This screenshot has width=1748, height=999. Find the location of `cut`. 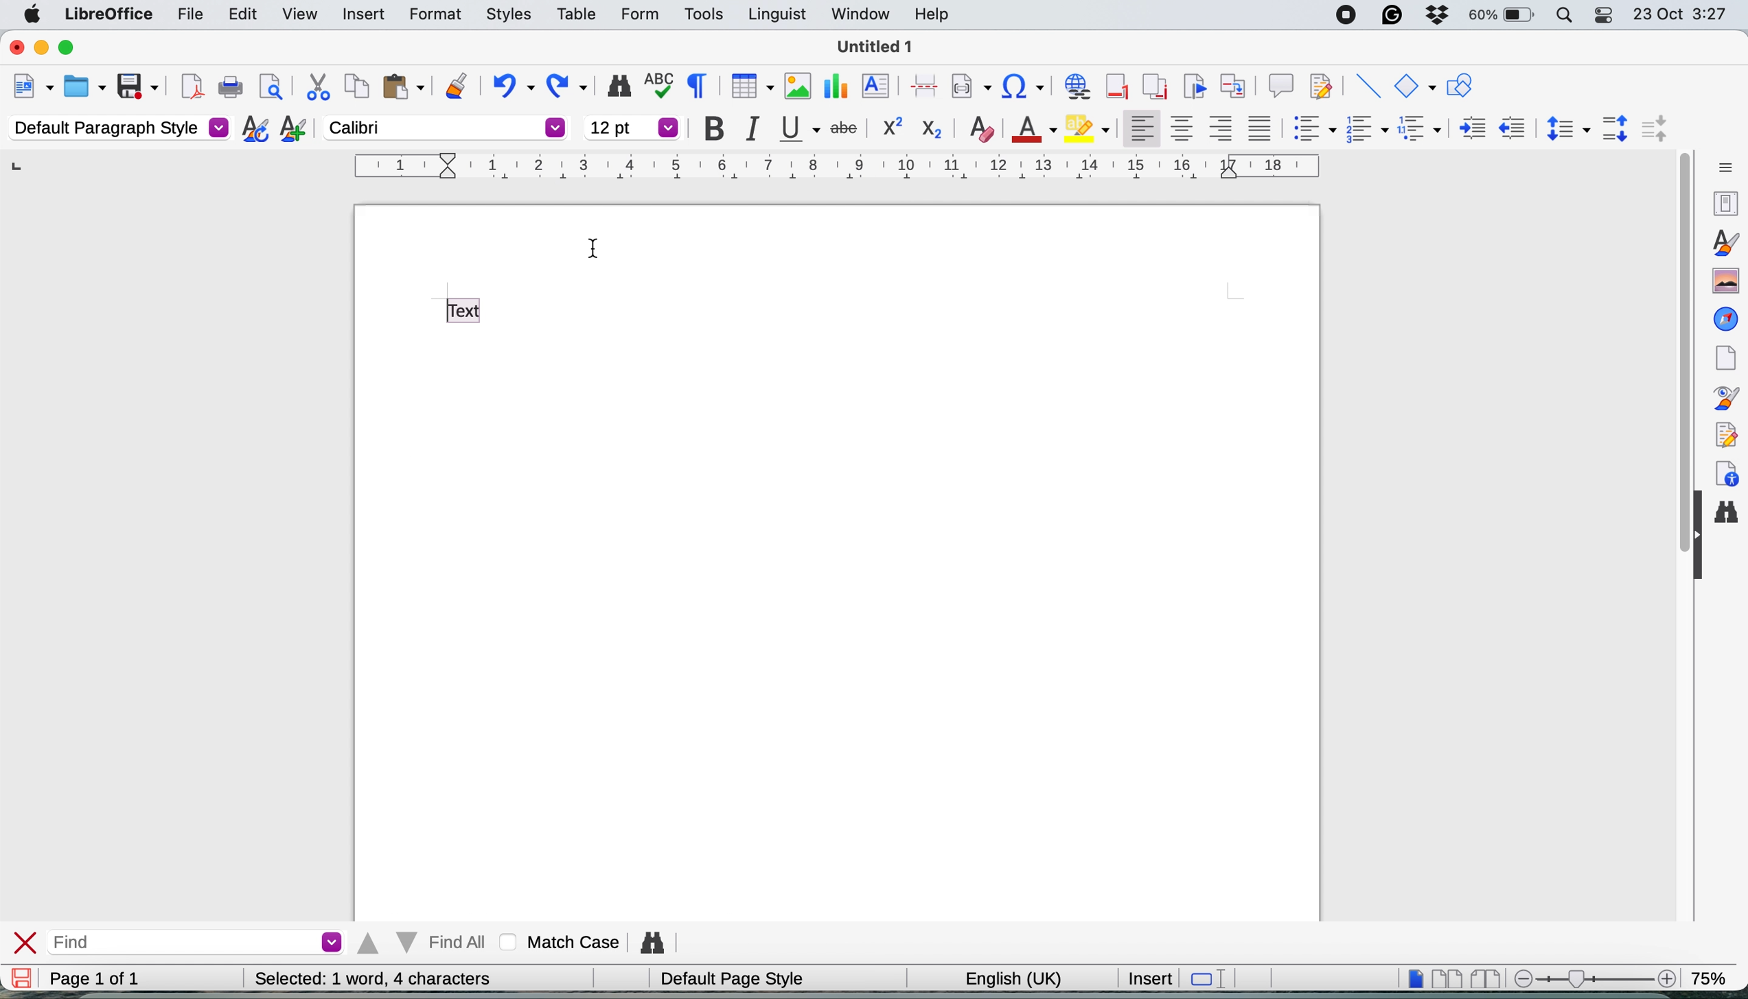

cut is located at coordinates (314, 87).